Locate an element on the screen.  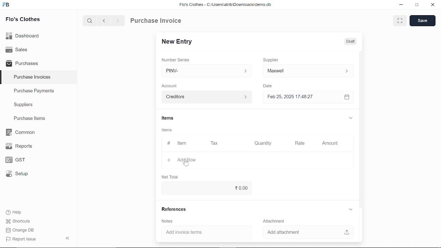
Tax is located at coordinates (216, 143).